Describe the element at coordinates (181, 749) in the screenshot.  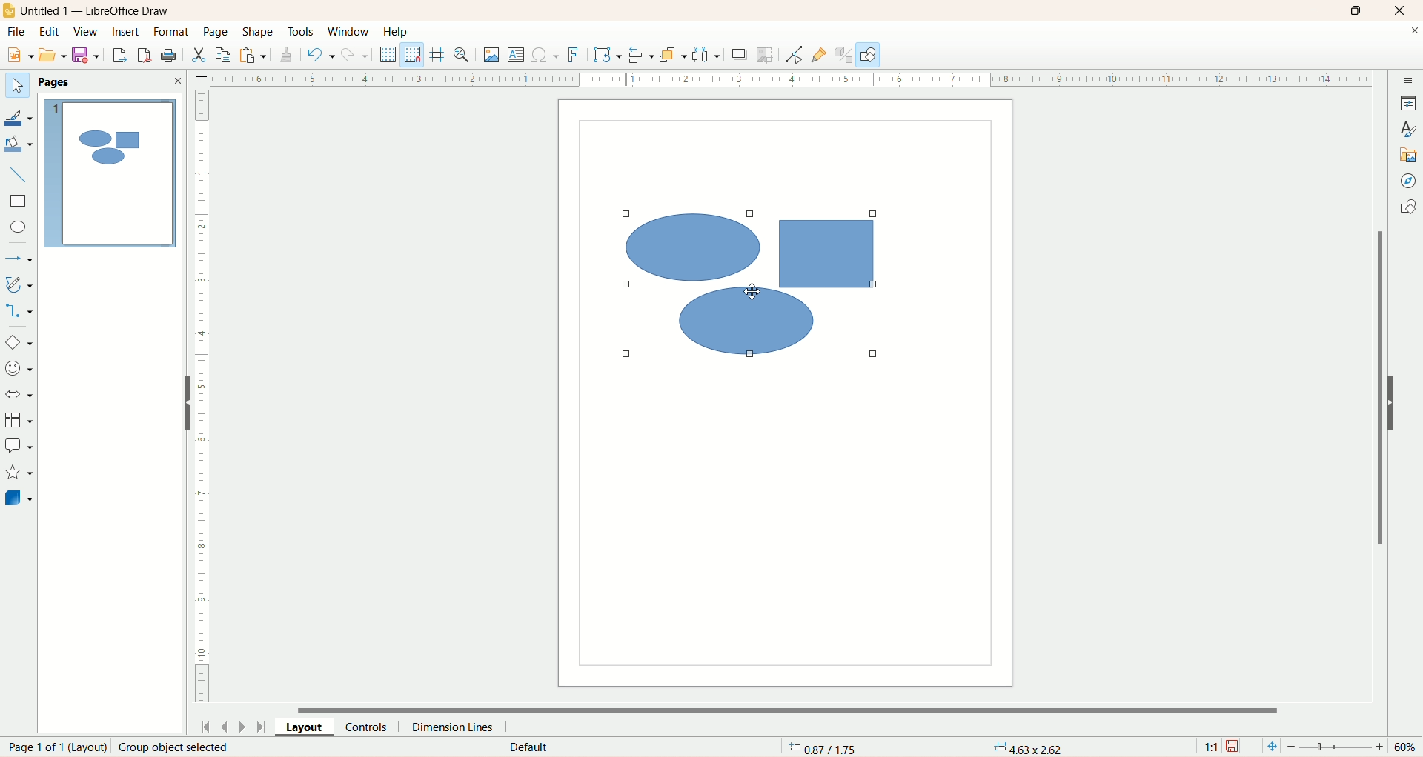
I see `group object selected` at that location.